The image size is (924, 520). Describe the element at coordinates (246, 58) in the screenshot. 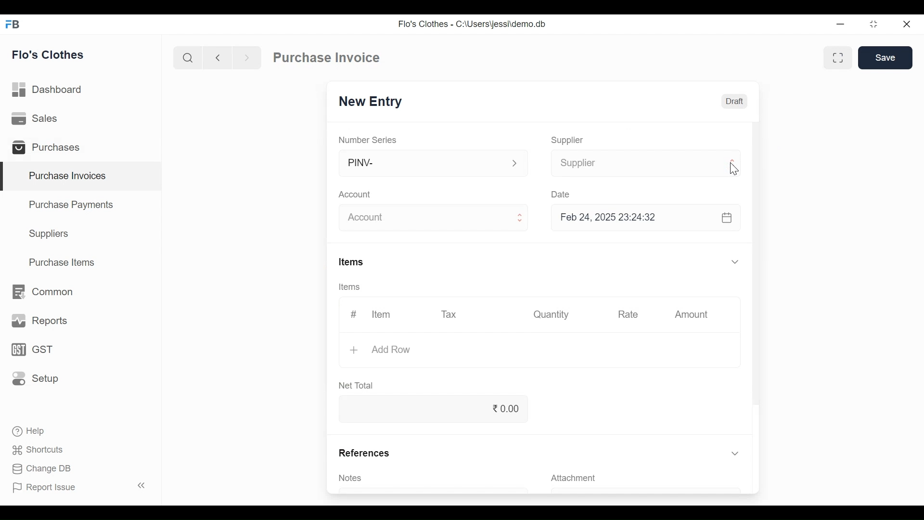

I see `Navigate forward` at that location.